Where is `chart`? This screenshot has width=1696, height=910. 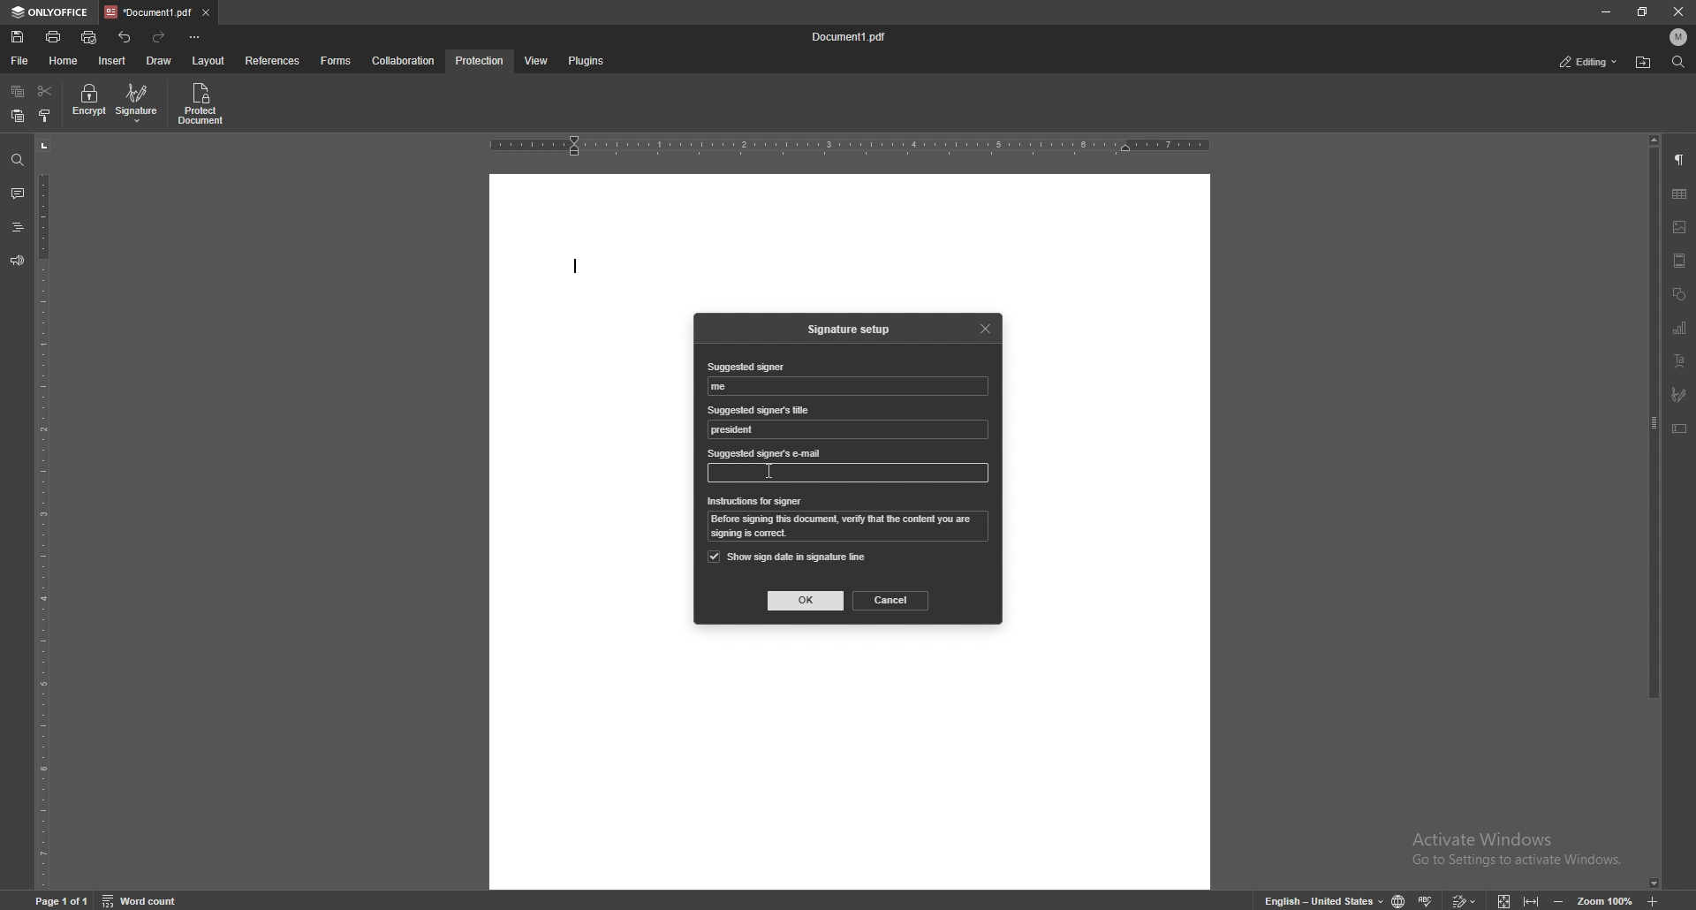
chart is located at coordinates (1680, 329).